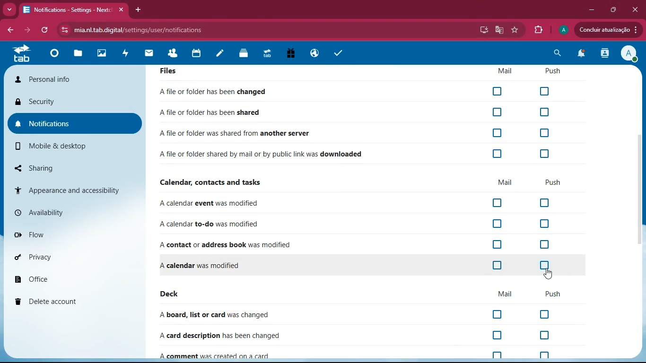 Image resolution: width=646 pixels, height=363 pixels. I want to click on contact, so click(255, 242).